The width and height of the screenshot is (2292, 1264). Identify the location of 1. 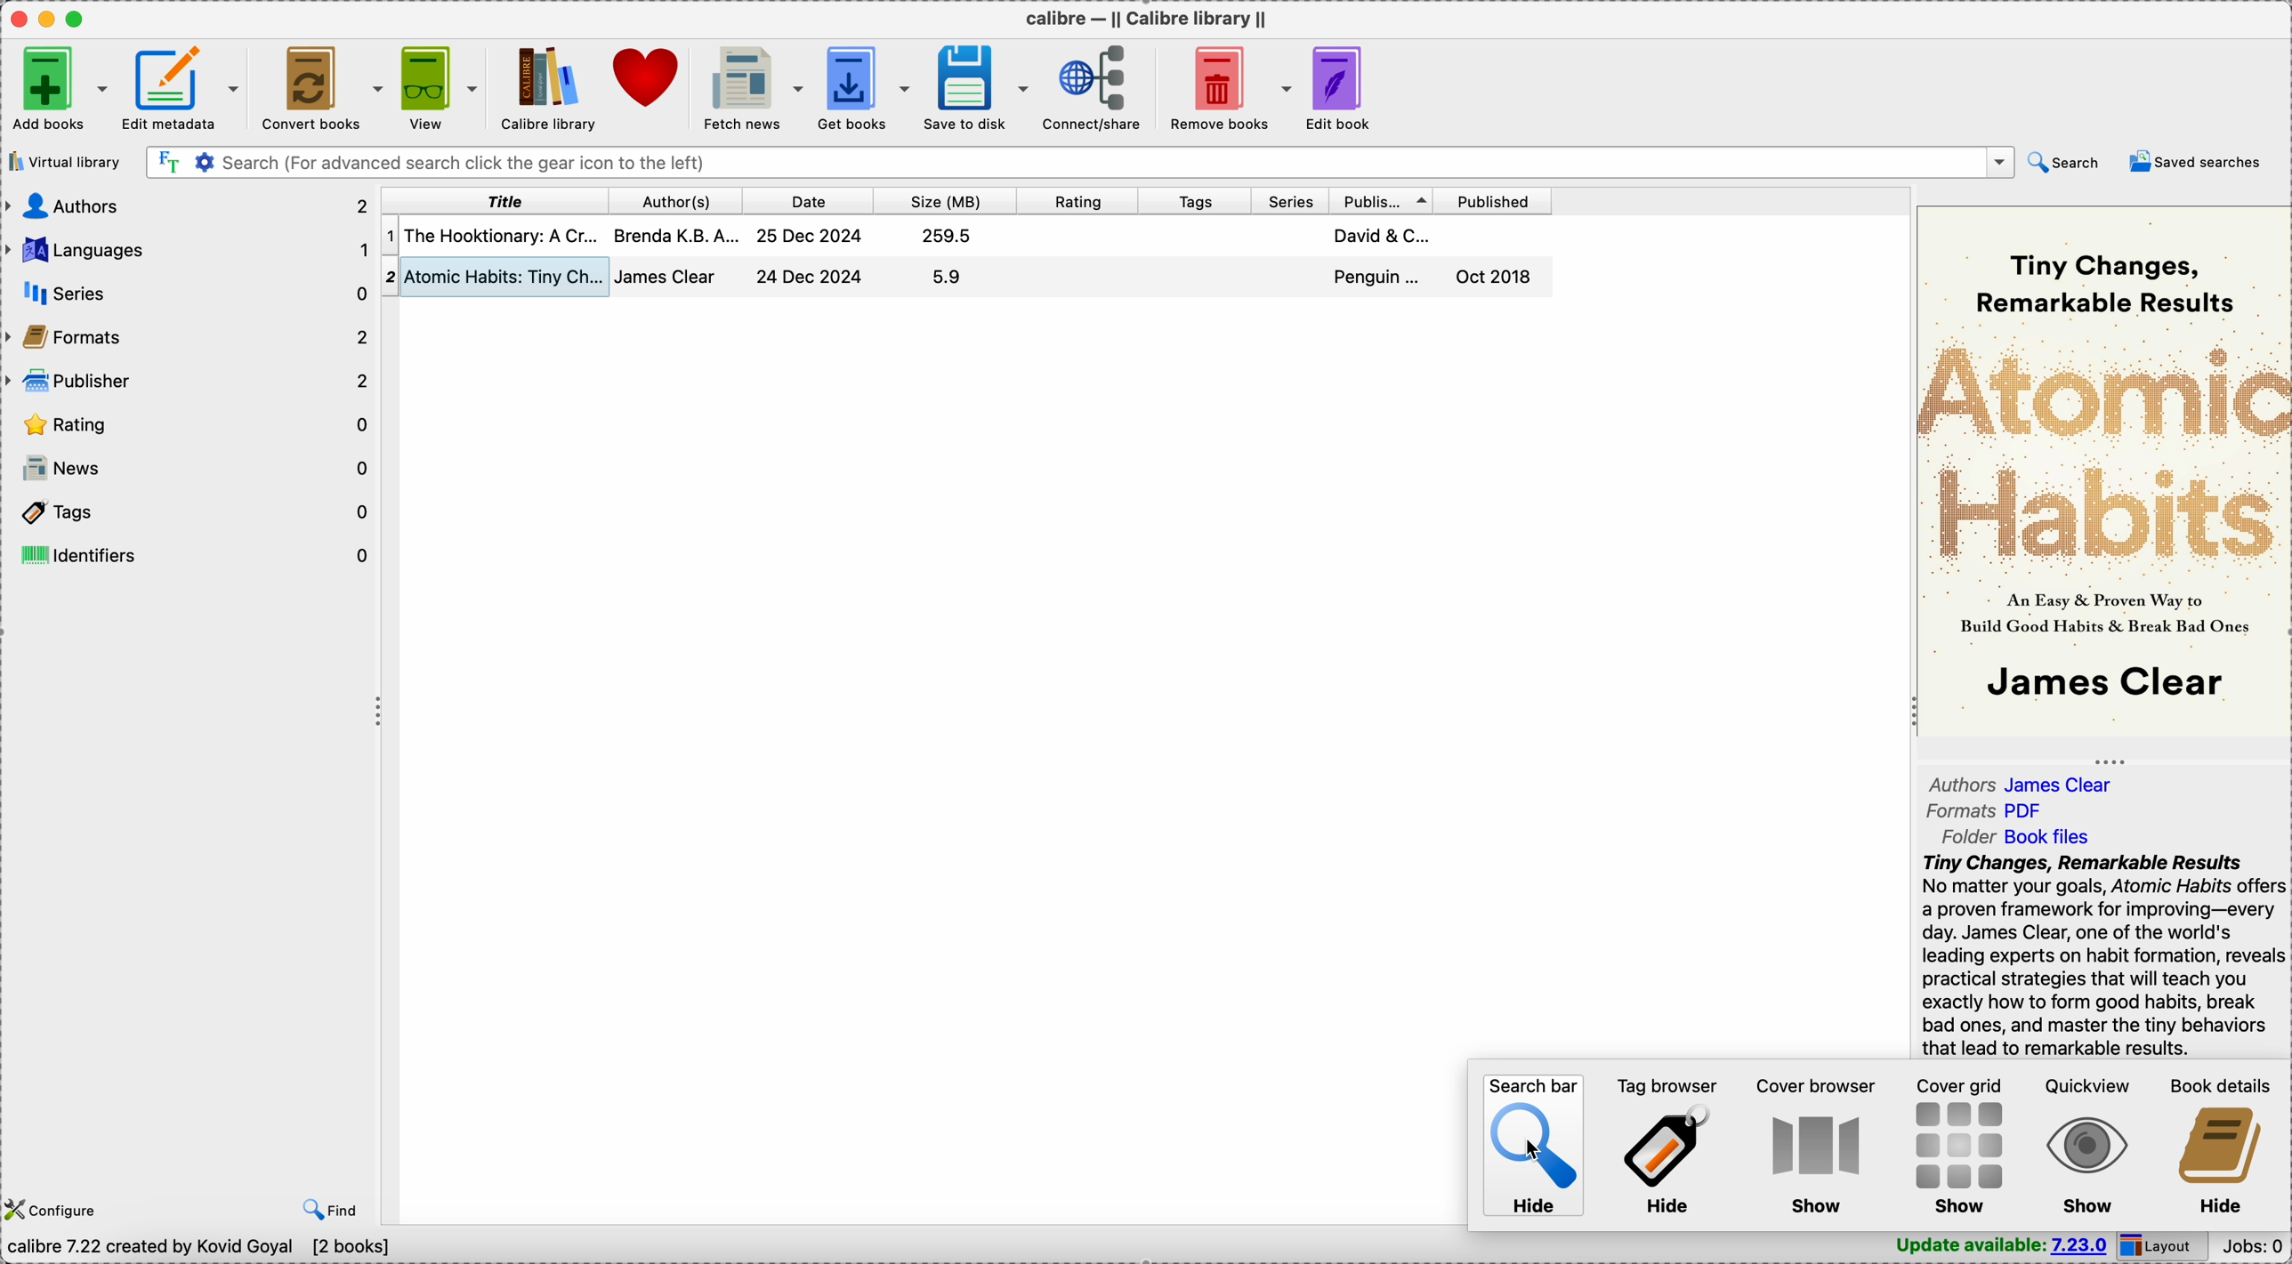
(390, 237).